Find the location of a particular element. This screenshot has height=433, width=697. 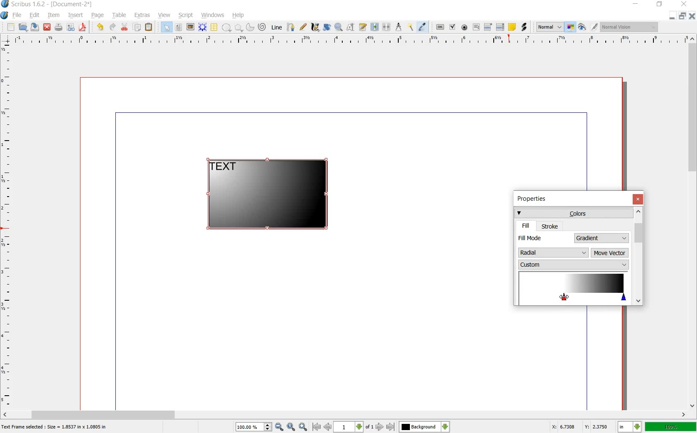

1 is located at coordinates (348, 427).